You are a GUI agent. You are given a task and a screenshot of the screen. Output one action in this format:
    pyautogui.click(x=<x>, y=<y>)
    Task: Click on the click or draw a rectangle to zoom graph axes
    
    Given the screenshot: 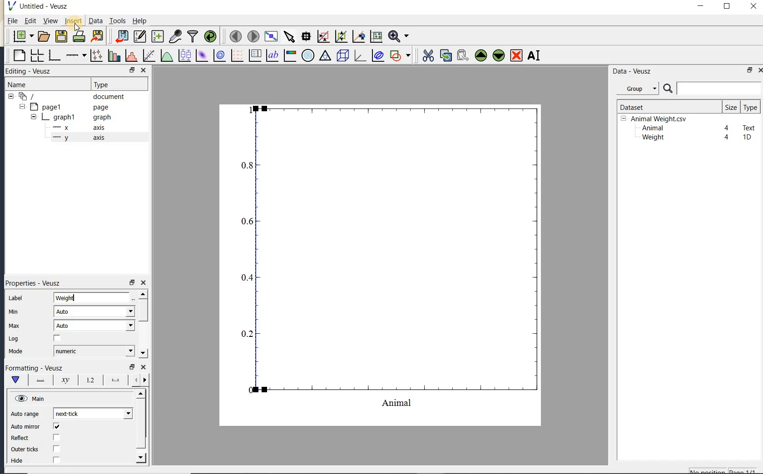 What is the action you would take?
    pyautogui.click(x=323, y=37)
    